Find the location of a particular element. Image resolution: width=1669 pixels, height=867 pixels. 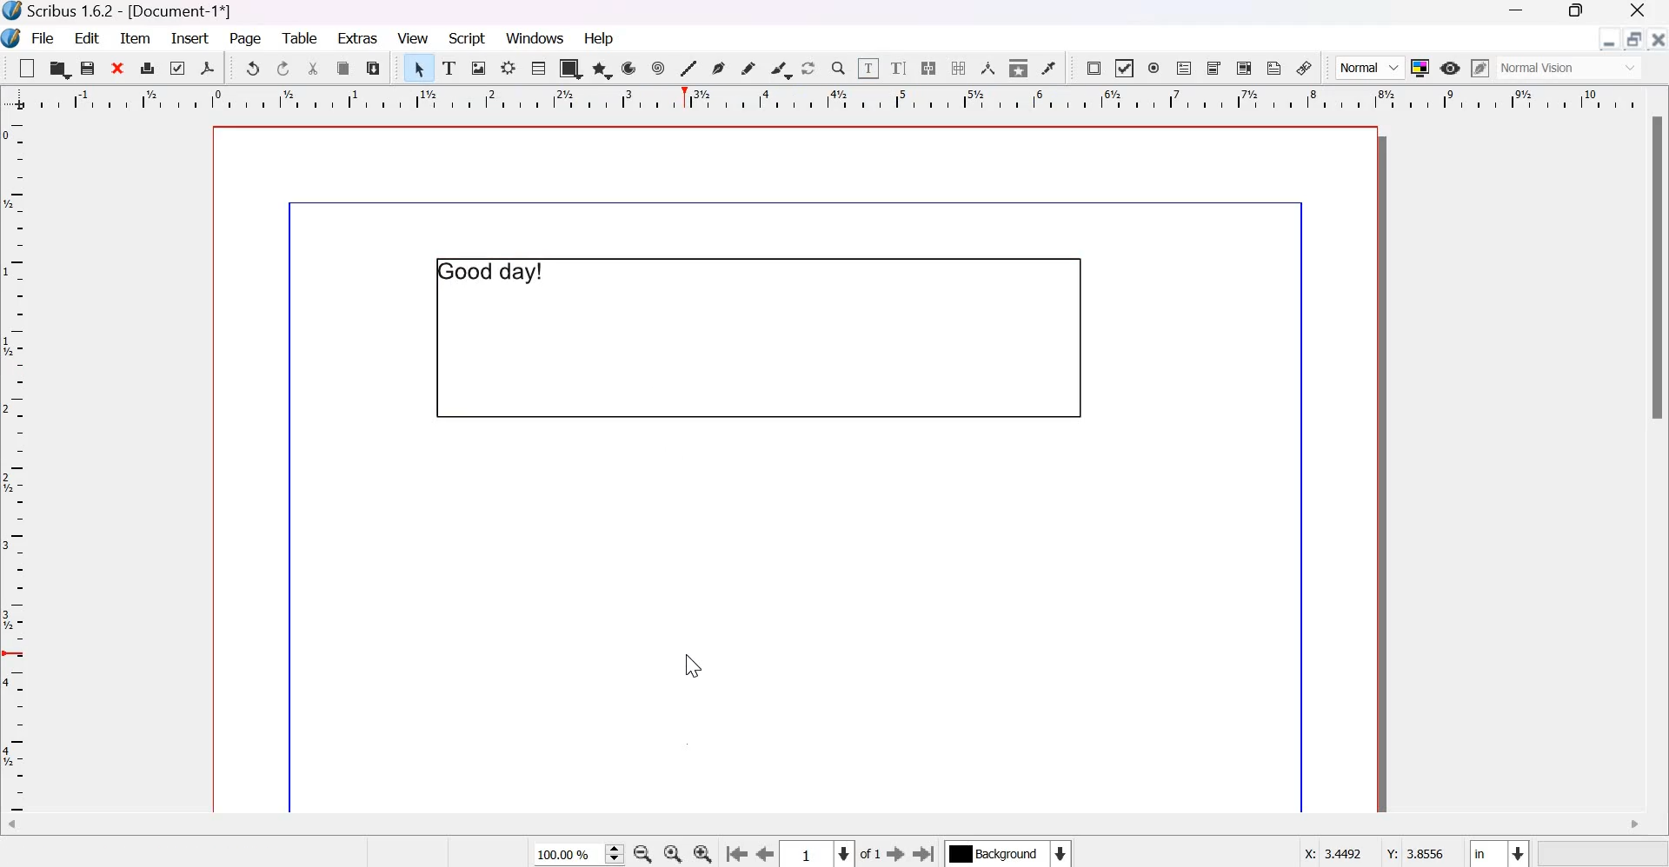

save is located at coordinates (89, 68).